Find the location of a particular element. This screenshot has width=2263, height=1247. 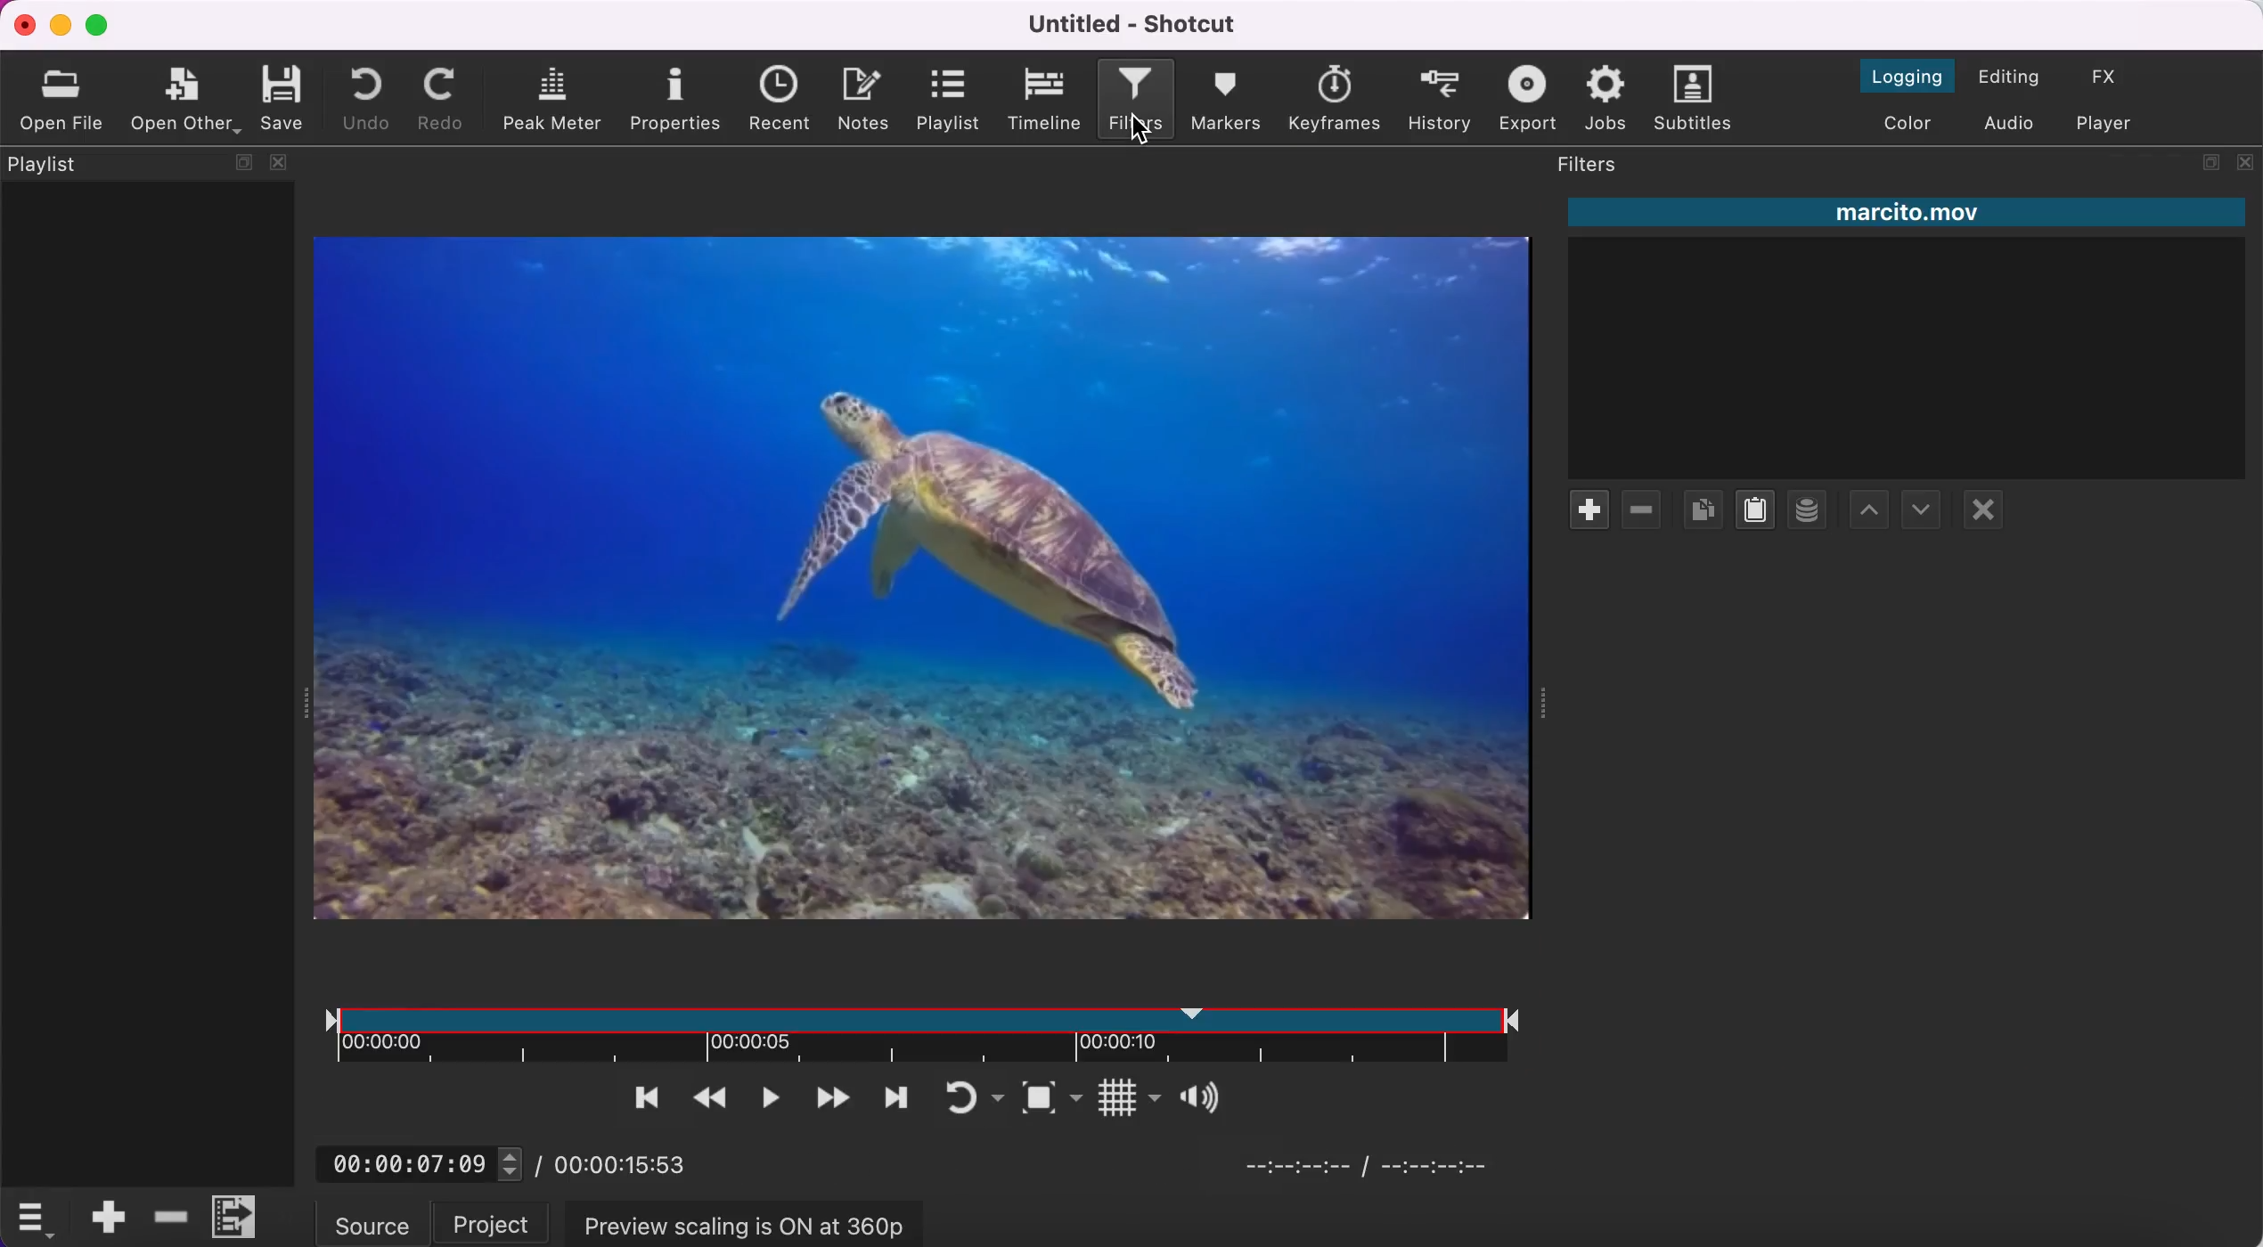

timeline is located at coordinates (1044, 99).